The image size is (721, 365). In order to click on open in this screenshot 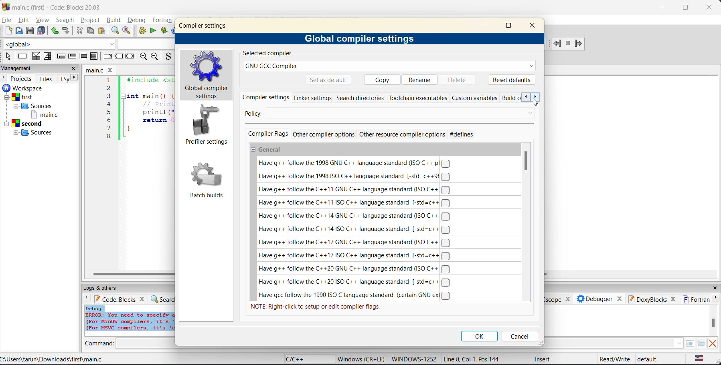, I will do `click(20, 31)`.